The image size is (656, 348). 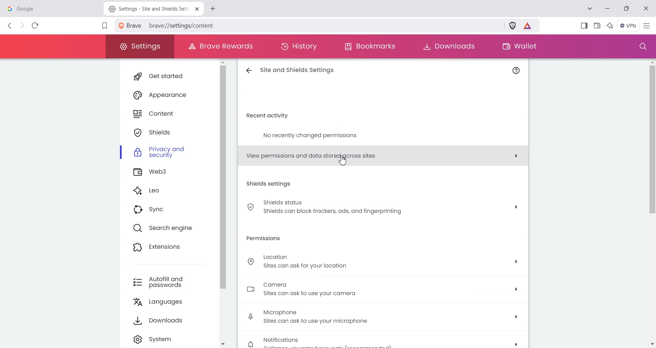 What do you see at coordinates (292, 71) in the screenshot?
I see `Site and shield settings` at bounding box center [292, 71].